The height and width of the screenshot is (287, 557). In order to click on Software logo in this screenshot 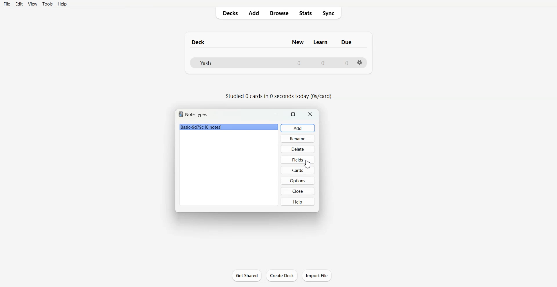, I will do `click(180, 114)`.